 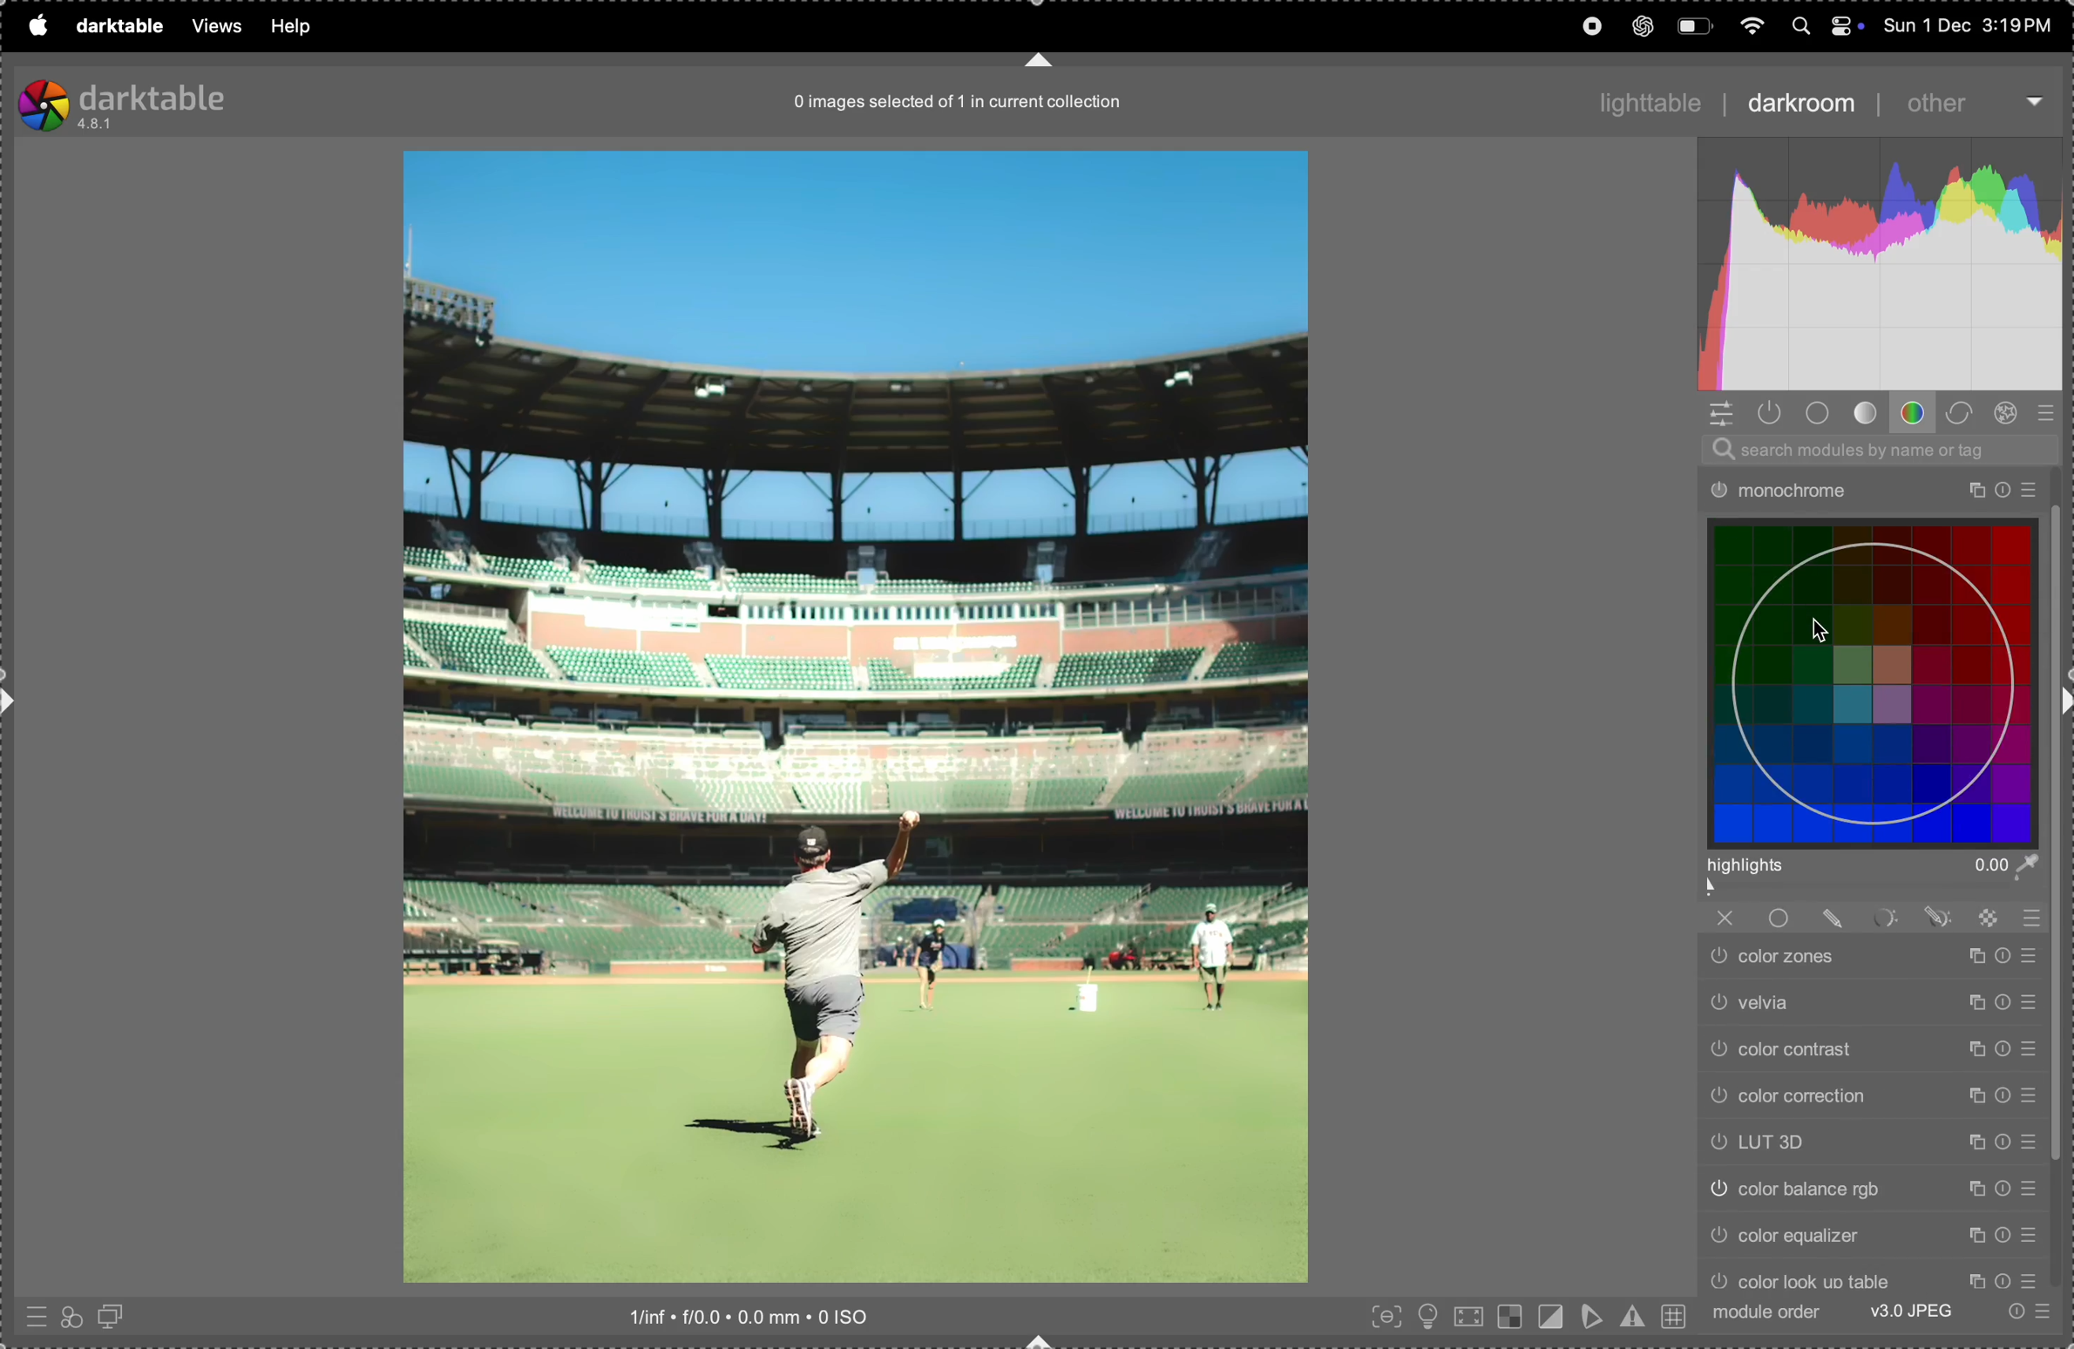 I want to click on darkroom, so click(x=1799, y=102).